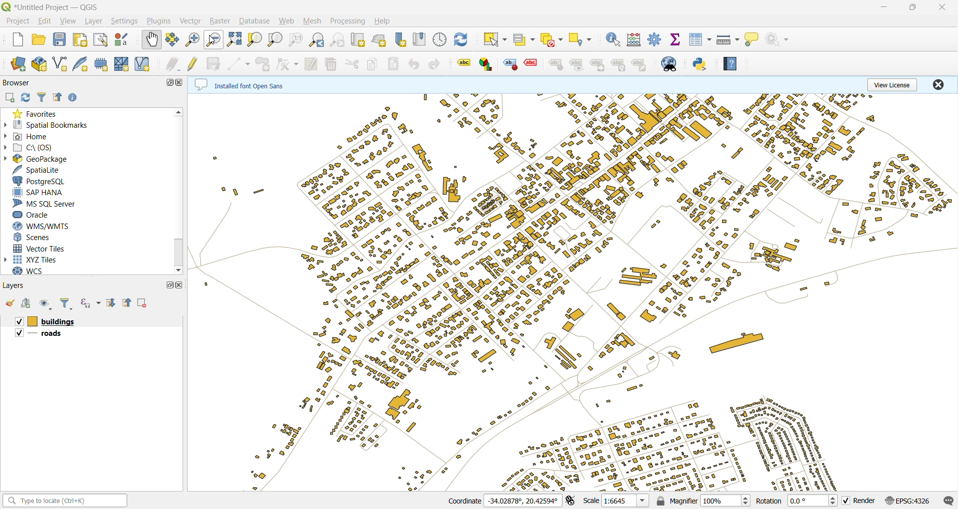  Describe the element at coordinates (701, 501) in the screenshot. I see `magnifier` at that location.